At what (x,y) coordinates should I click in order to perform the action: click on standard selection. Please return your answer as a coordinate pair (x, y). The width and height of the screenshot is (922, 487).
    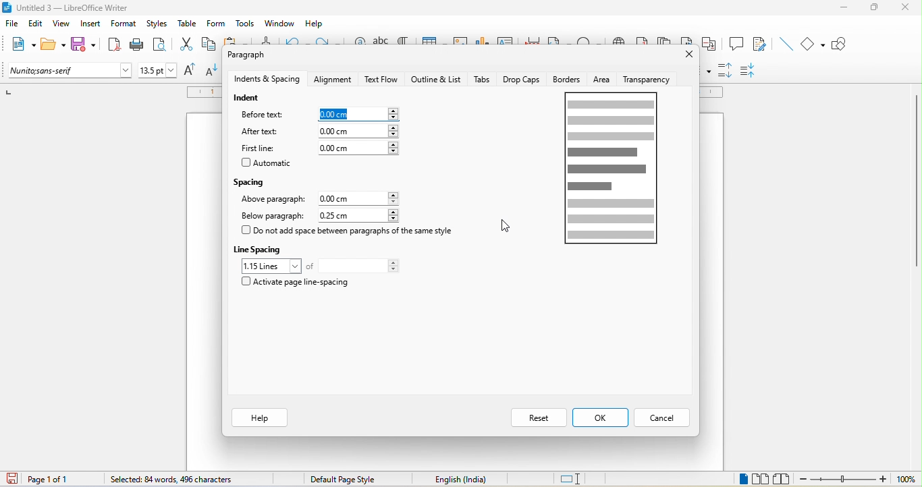
    Looking at the image, I should click on (572, 480).